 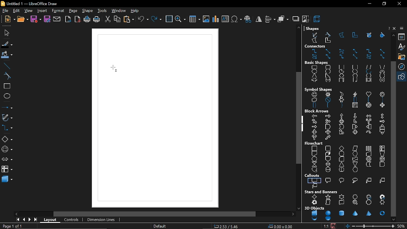 I want to click on save, so click(x=36, y=20).